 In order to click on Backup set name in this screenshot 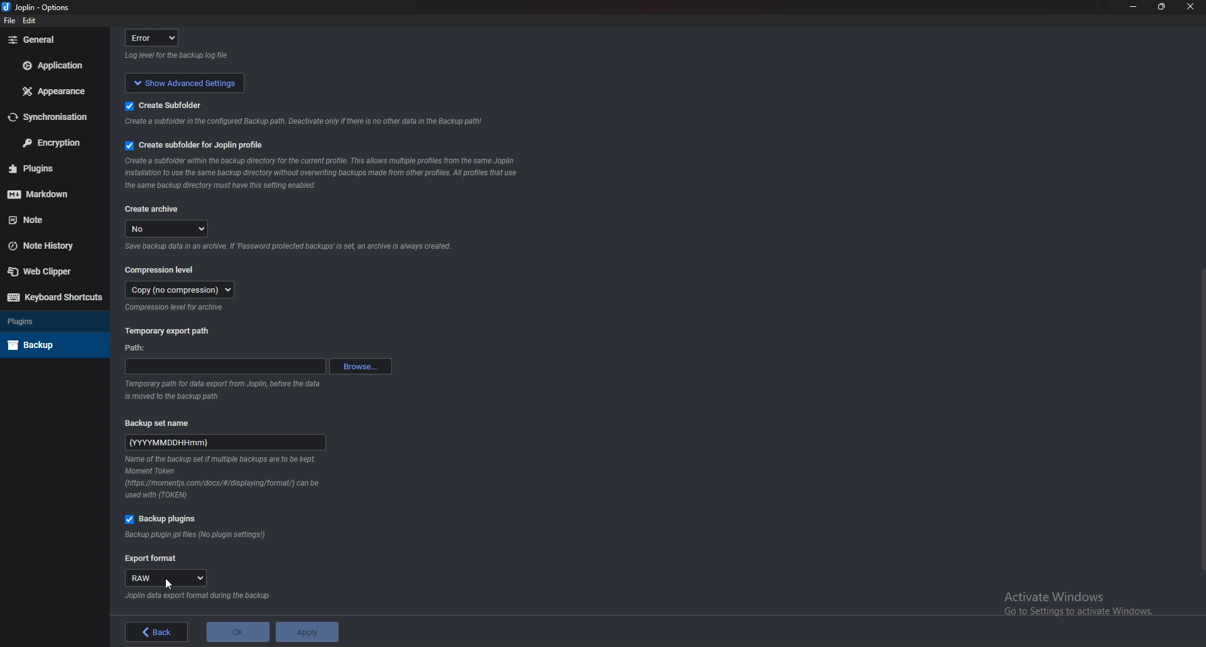, I will do `click(165, 422)`.